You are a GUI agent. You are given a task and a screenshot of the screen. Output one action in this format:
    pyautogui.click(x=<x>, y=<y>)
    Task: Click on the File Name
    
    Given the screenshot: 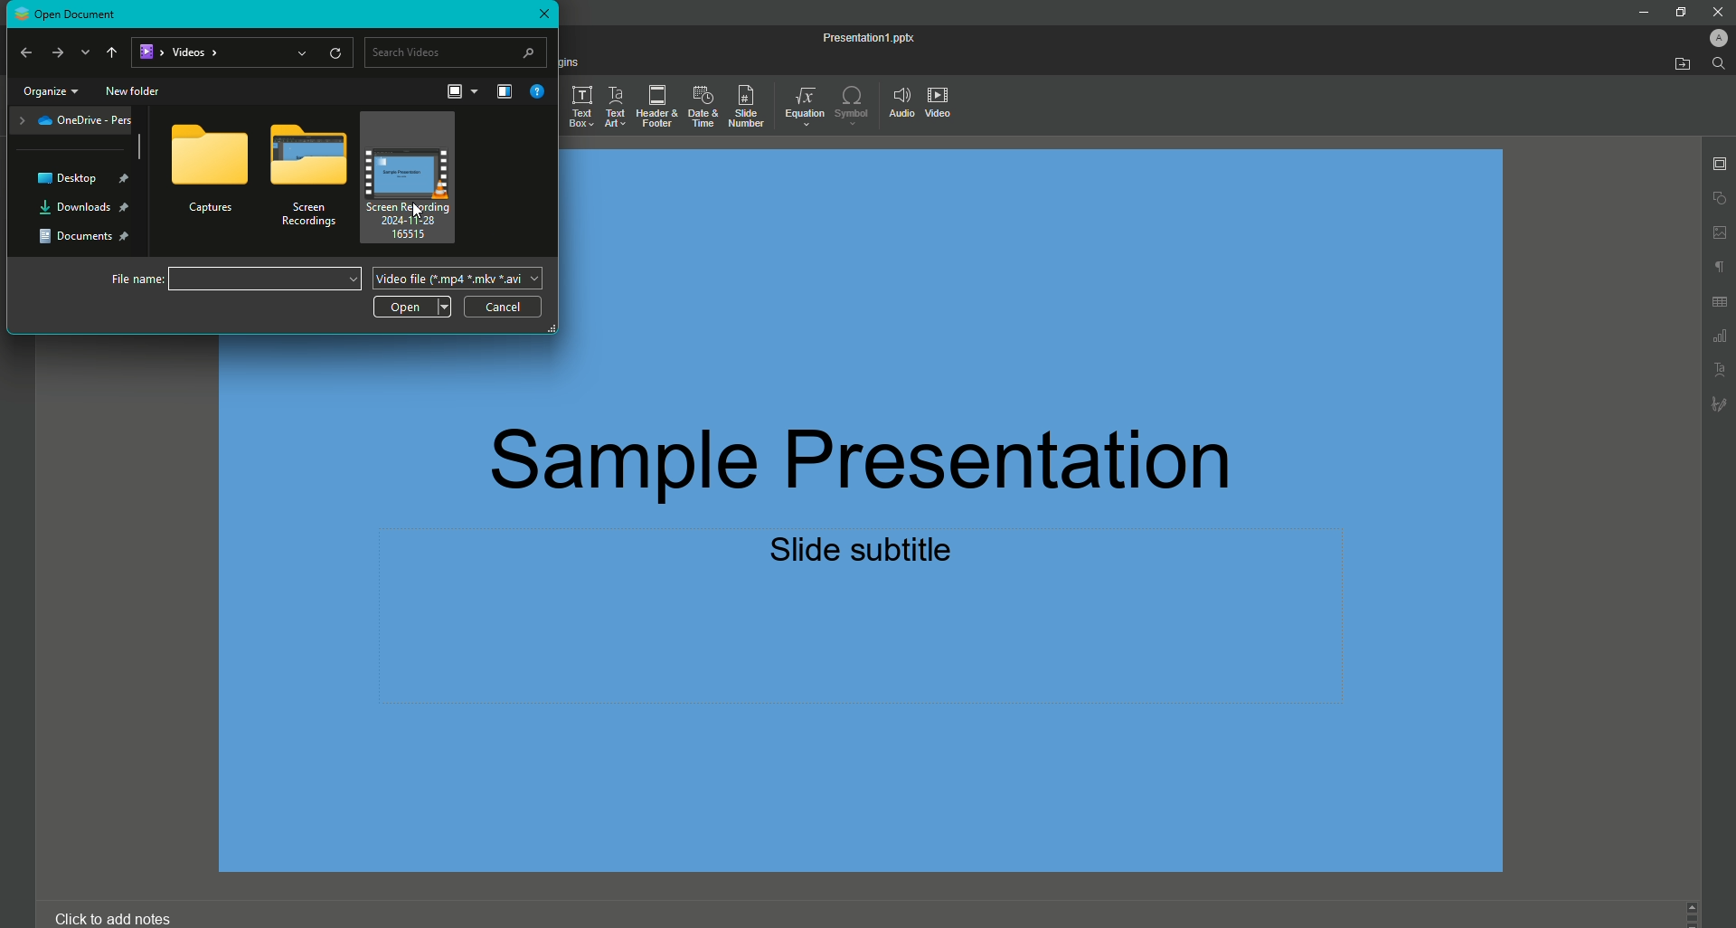 What is the action you would take?
    pyautogui.click(x=229, y=279)
    